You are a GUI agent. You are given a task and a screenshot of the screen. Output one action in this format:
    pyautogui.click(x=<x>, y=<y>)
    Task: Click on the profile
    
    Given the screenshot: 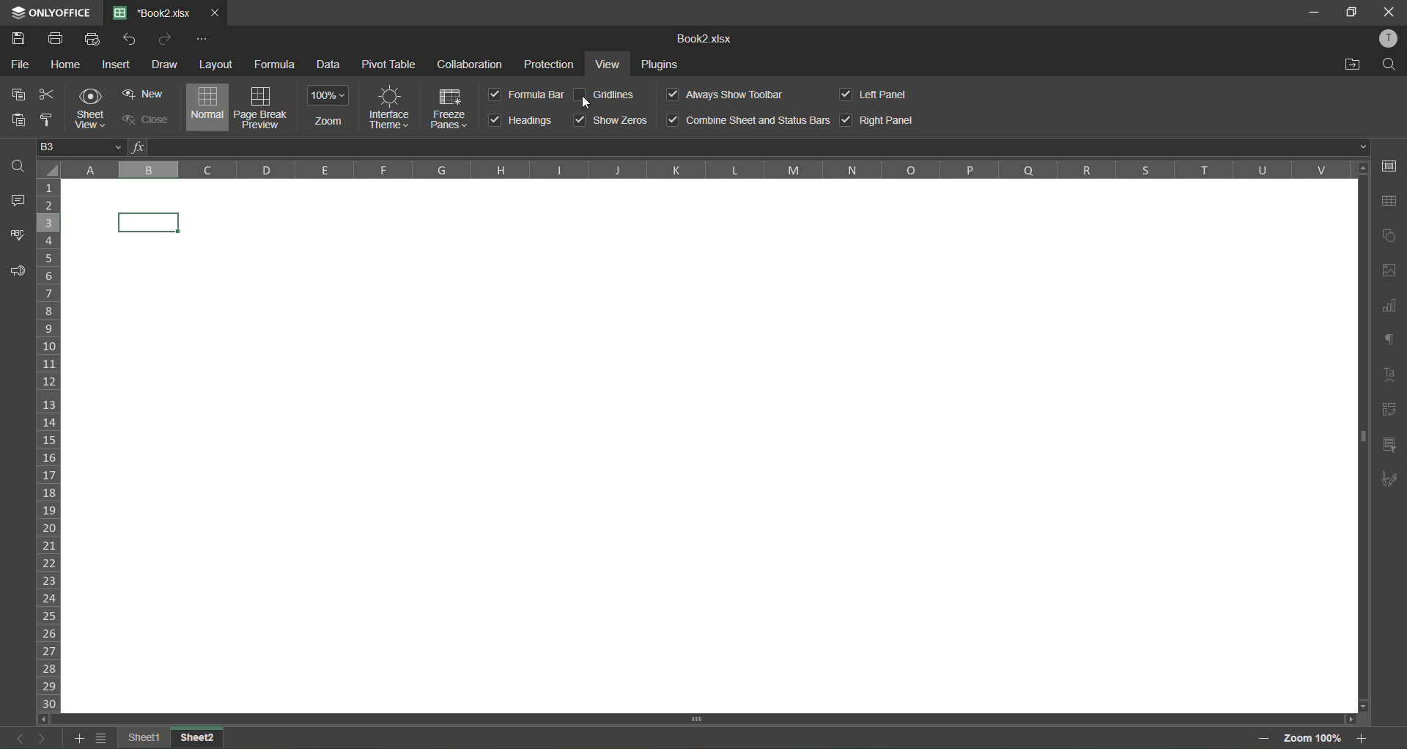 What is the action you would take?
    pyautogui.click(x=1389, y=38)
    